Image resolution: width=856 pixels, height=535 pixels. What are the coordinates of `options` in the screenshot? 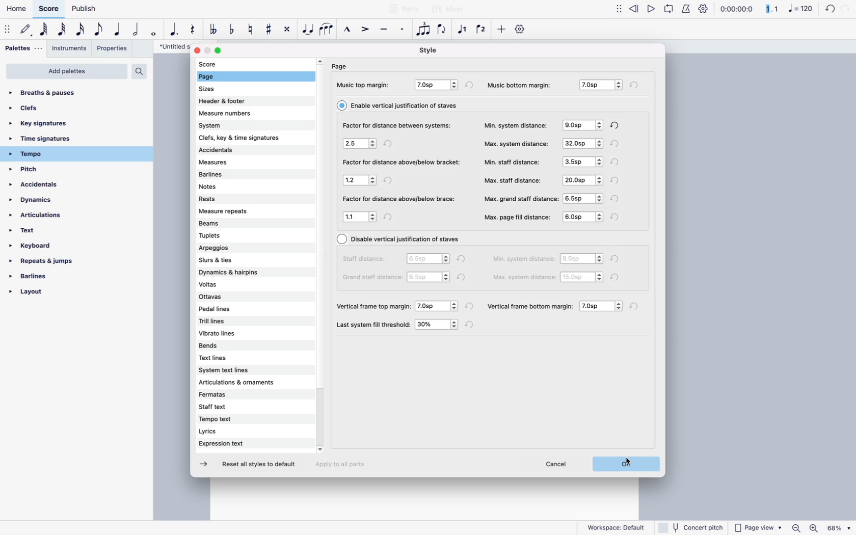 It's located at (360, 145).